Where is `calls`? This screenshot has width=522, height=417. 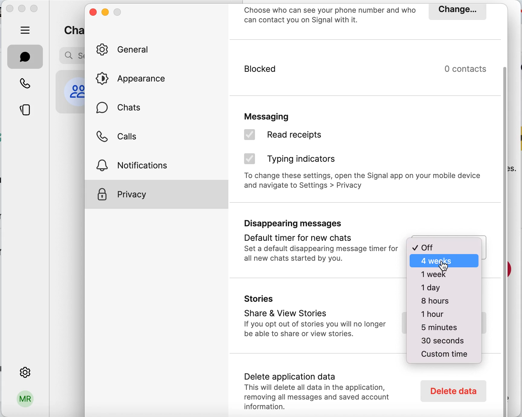
calls is located at coordinates (119, 138).